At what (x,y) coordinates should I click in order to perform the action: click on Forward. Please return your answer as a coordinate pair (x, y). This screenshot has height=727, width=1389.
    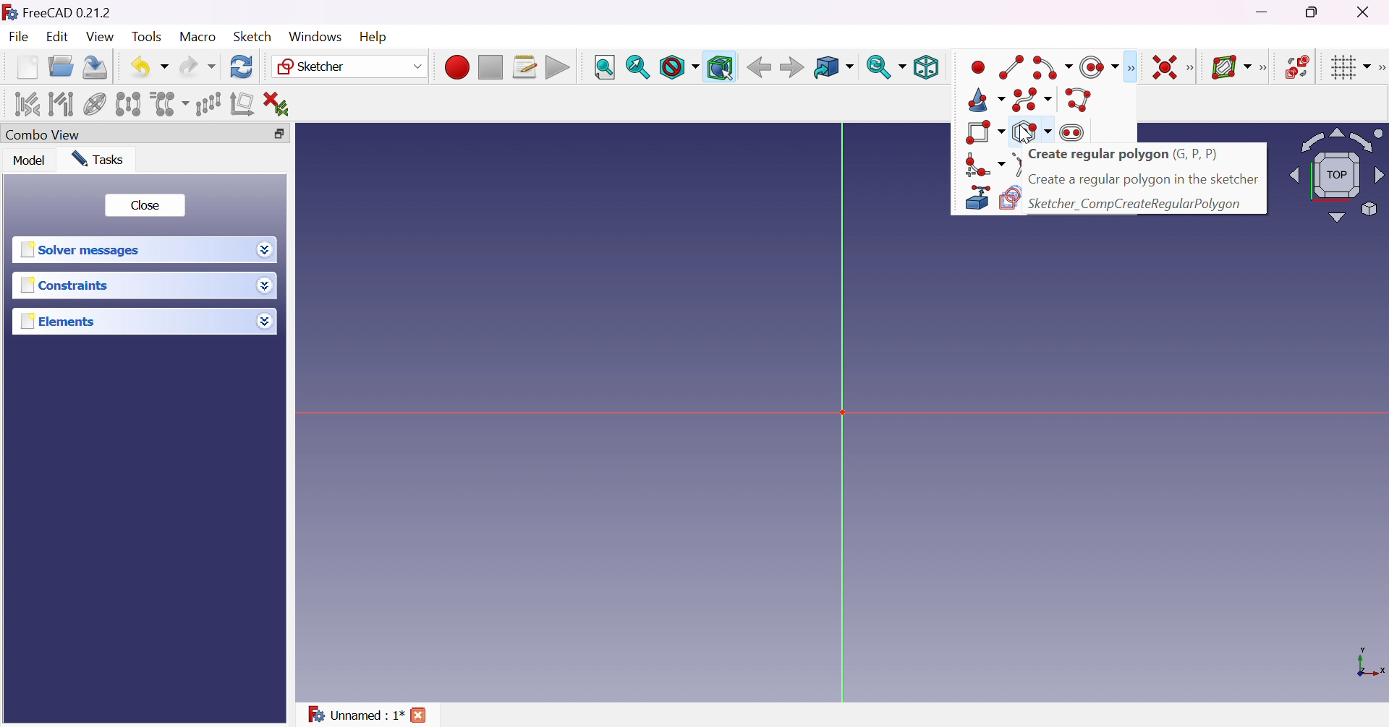
    Looking at the image, I should click on (793, 66).